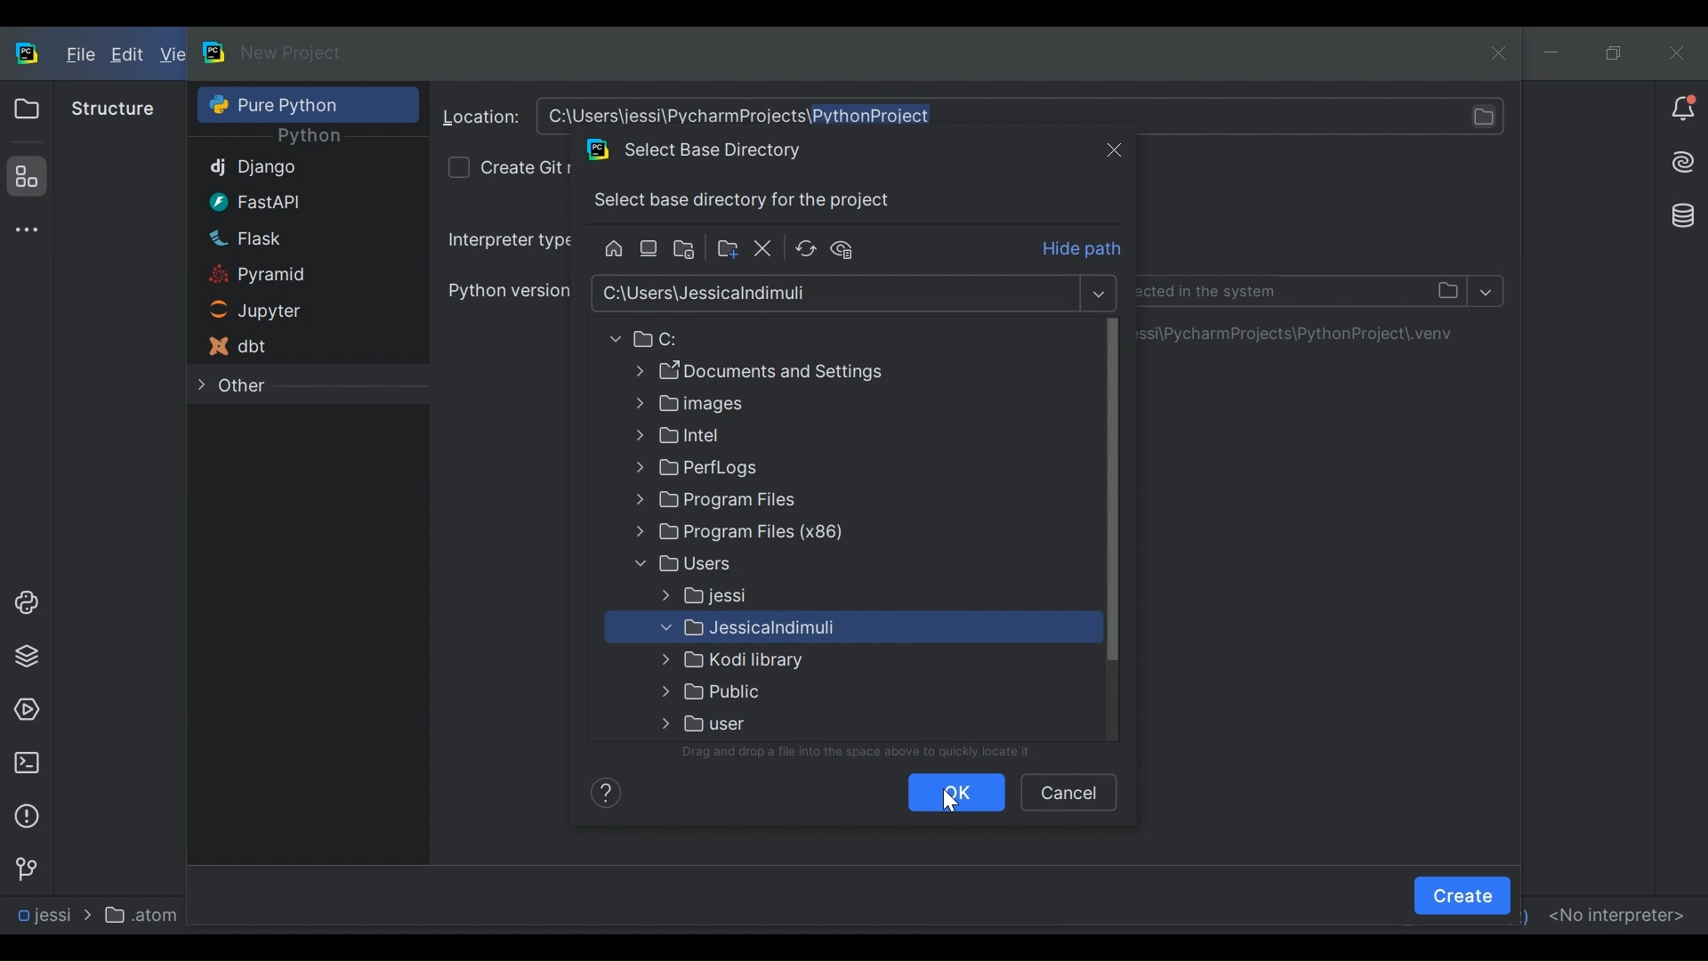  What do you see at coordinates (687, 251) in the screenshot?
I see `Project Directory` at bounding box center [687, 251].